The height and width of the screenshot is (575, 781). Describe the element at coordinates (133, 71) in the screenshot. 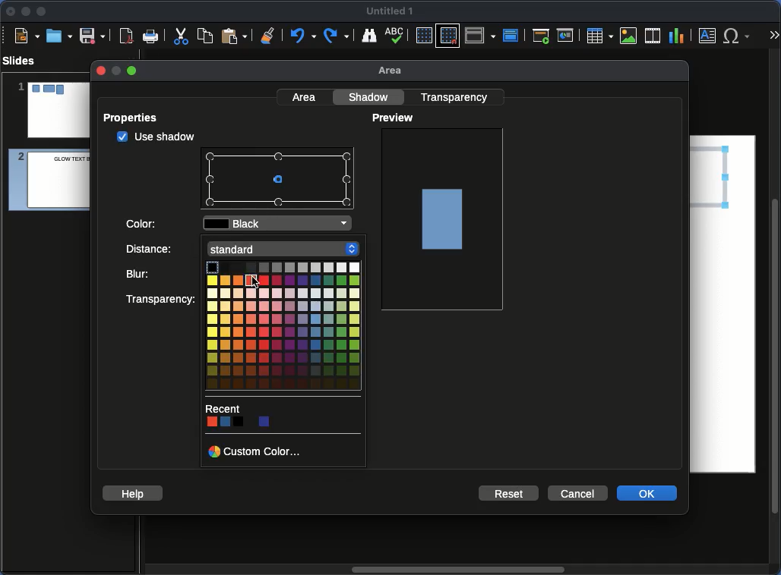

I see `maximize` at that location.